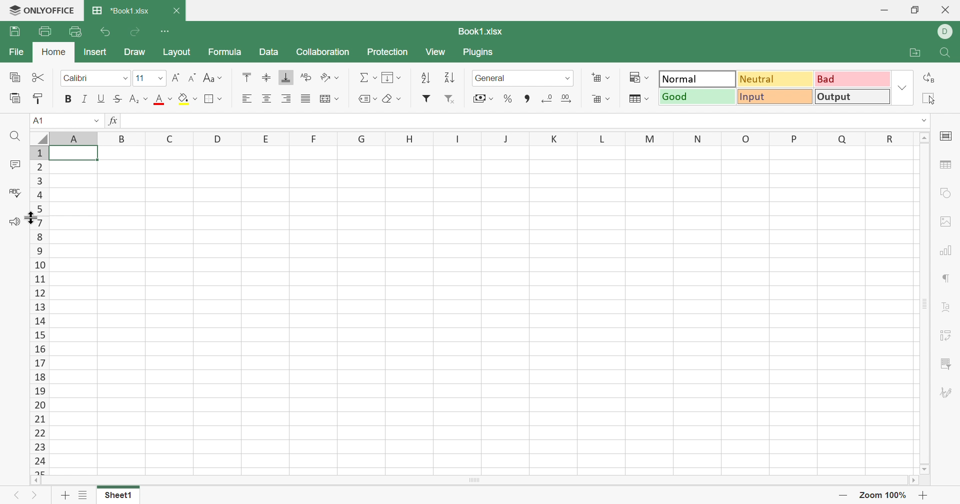 The width and height of the screenshot is (960, 504). What do you see at coordinates (944, 364) in the screenshot?
I see `Slicer settings` at bounding box center [944, 364].